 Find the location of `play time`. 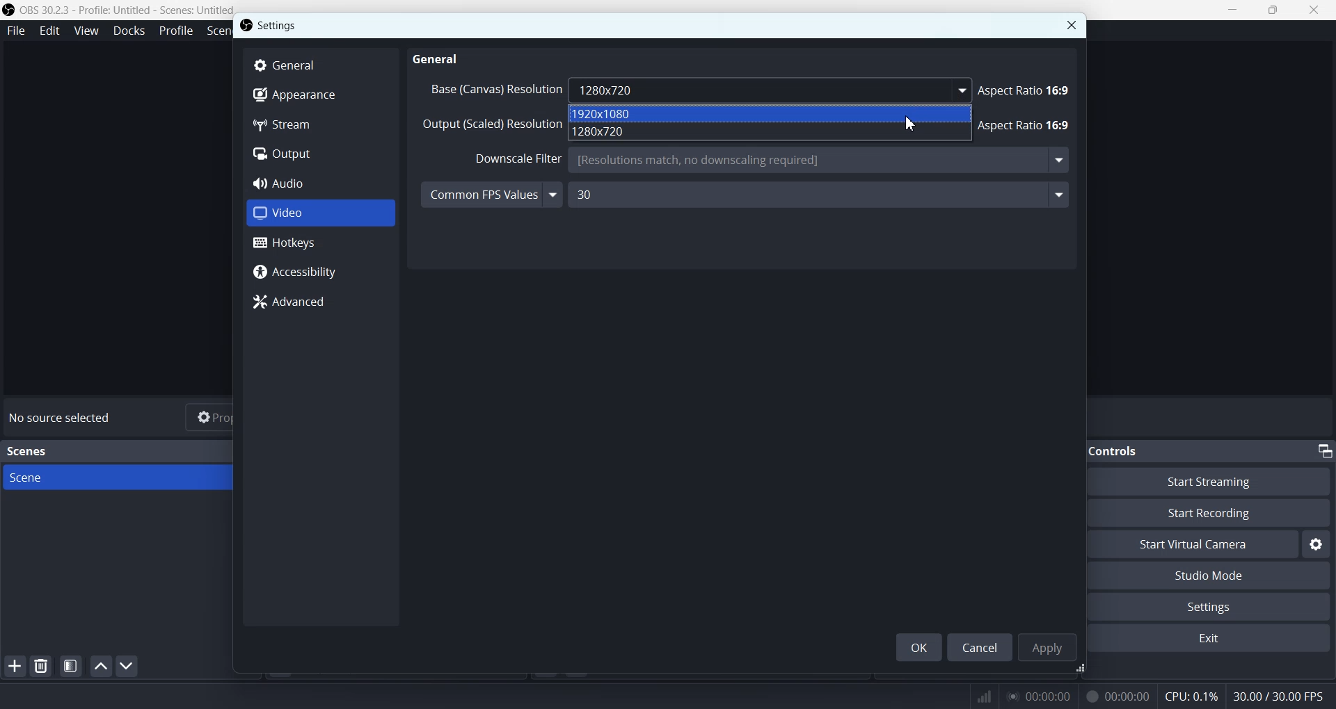

play time is located at coordinates (1040, 696).